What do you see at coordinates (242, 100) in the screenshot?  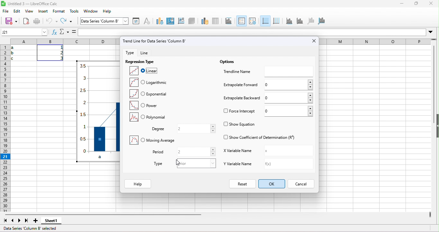 I see `expolate backward` at bounding box center [242, 100].